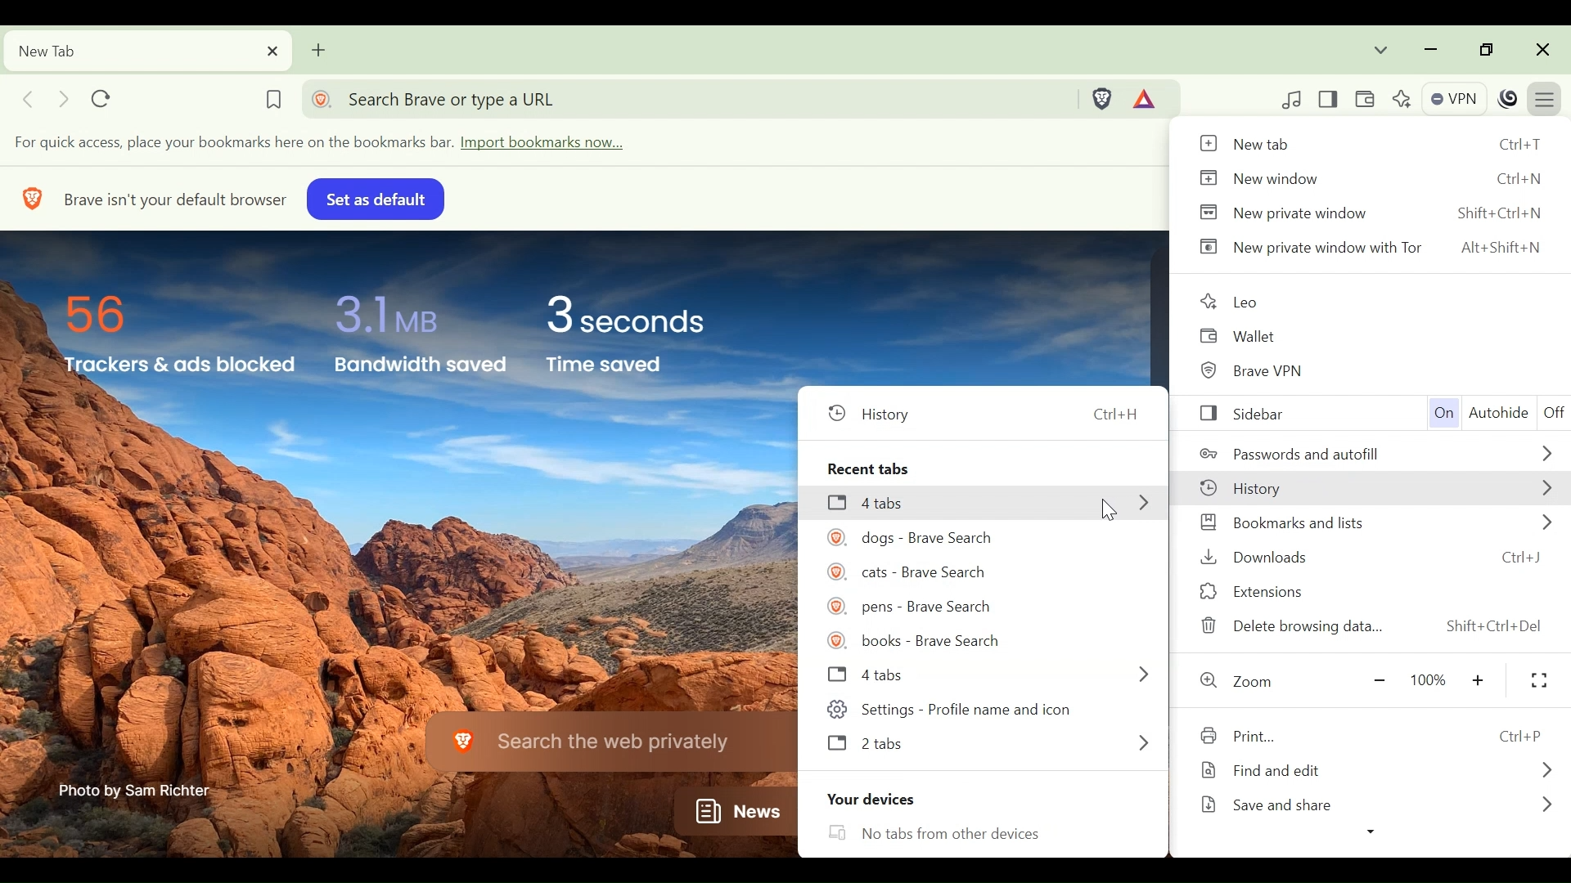 This screenshot has width=1571, height=883. I want to click on 56, so click(103, 311).